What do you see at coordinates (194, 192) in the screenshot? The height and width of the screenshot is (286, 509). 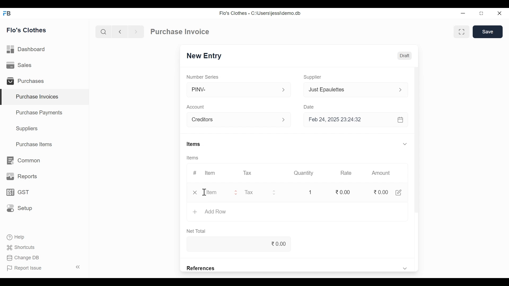 I see `Close` at bounding box center [194, 192].